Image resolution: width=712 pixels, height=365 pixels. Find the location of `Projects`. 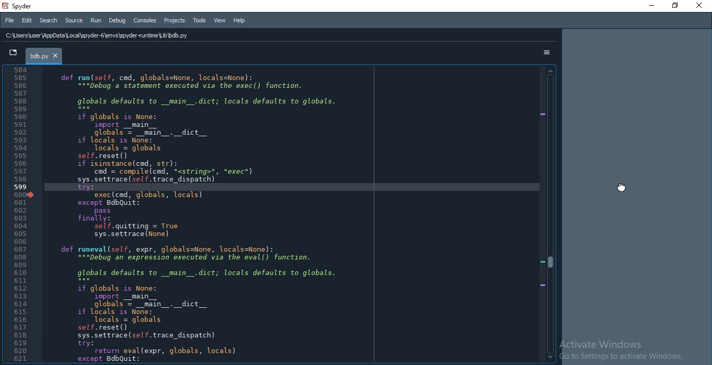

Projects is located at coordinates (175, 20).